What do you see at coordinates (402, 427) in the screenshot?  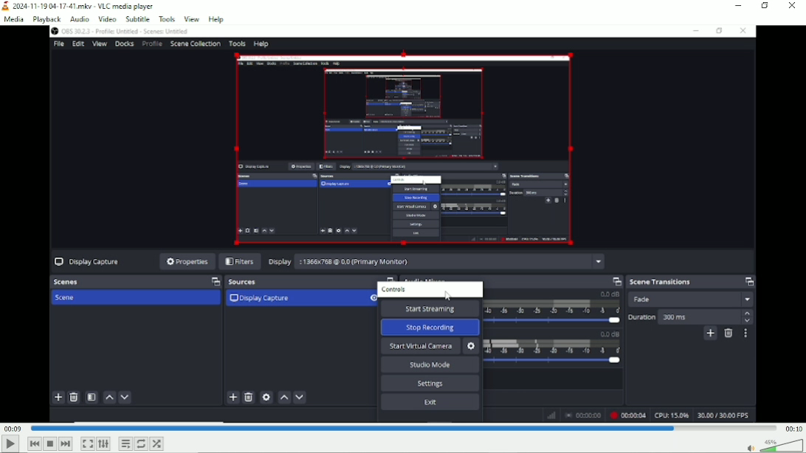 I see `Play duration` at bounding box center [402, 427].